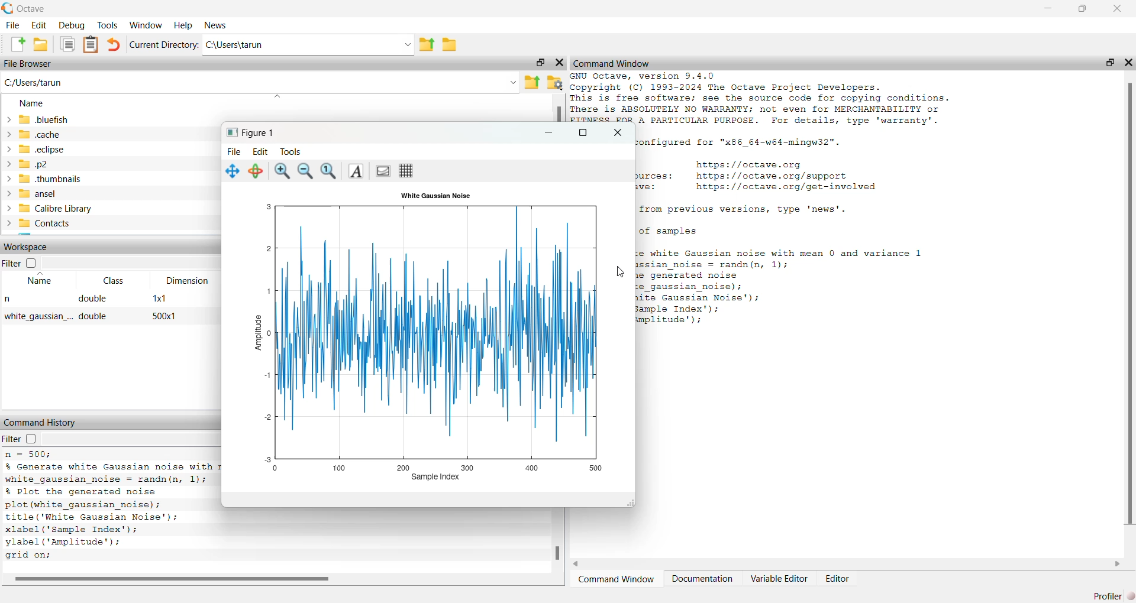 This screenshot has height=603, width=1136. I want to click on  thumbnails, so click(48, 179).